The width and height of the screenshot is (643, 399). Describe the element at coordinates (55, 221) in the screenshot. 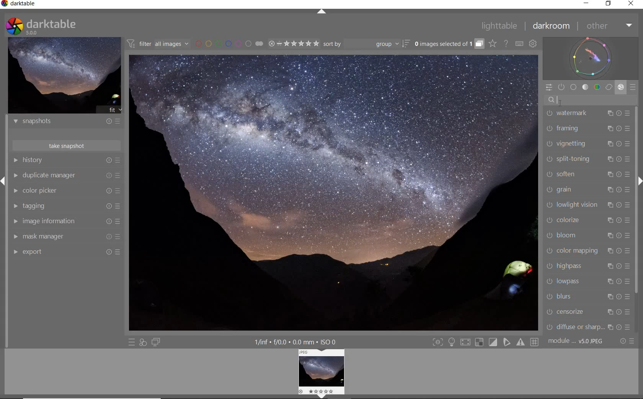

I see `image information` at that location.